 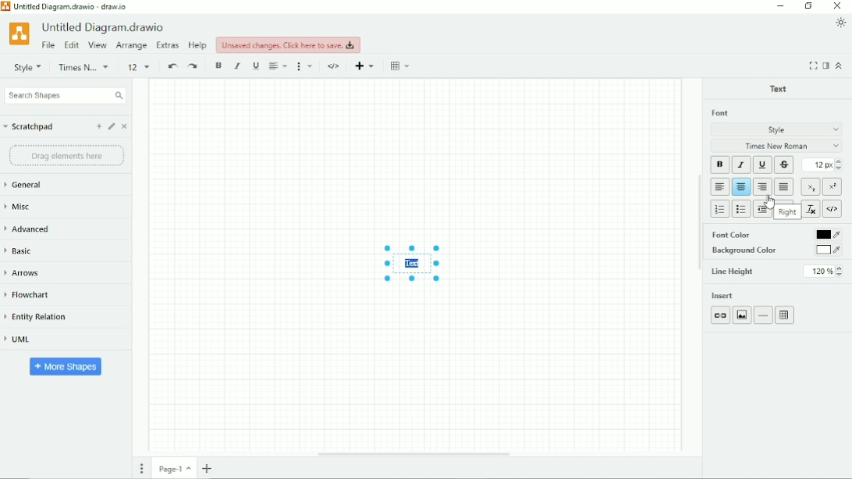 I want to click on Underline, so click(x=762, y=165).